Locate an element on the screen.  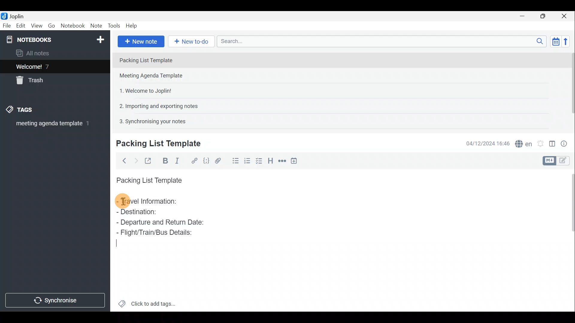
Travel Information: is located at coordinates (152, 202).